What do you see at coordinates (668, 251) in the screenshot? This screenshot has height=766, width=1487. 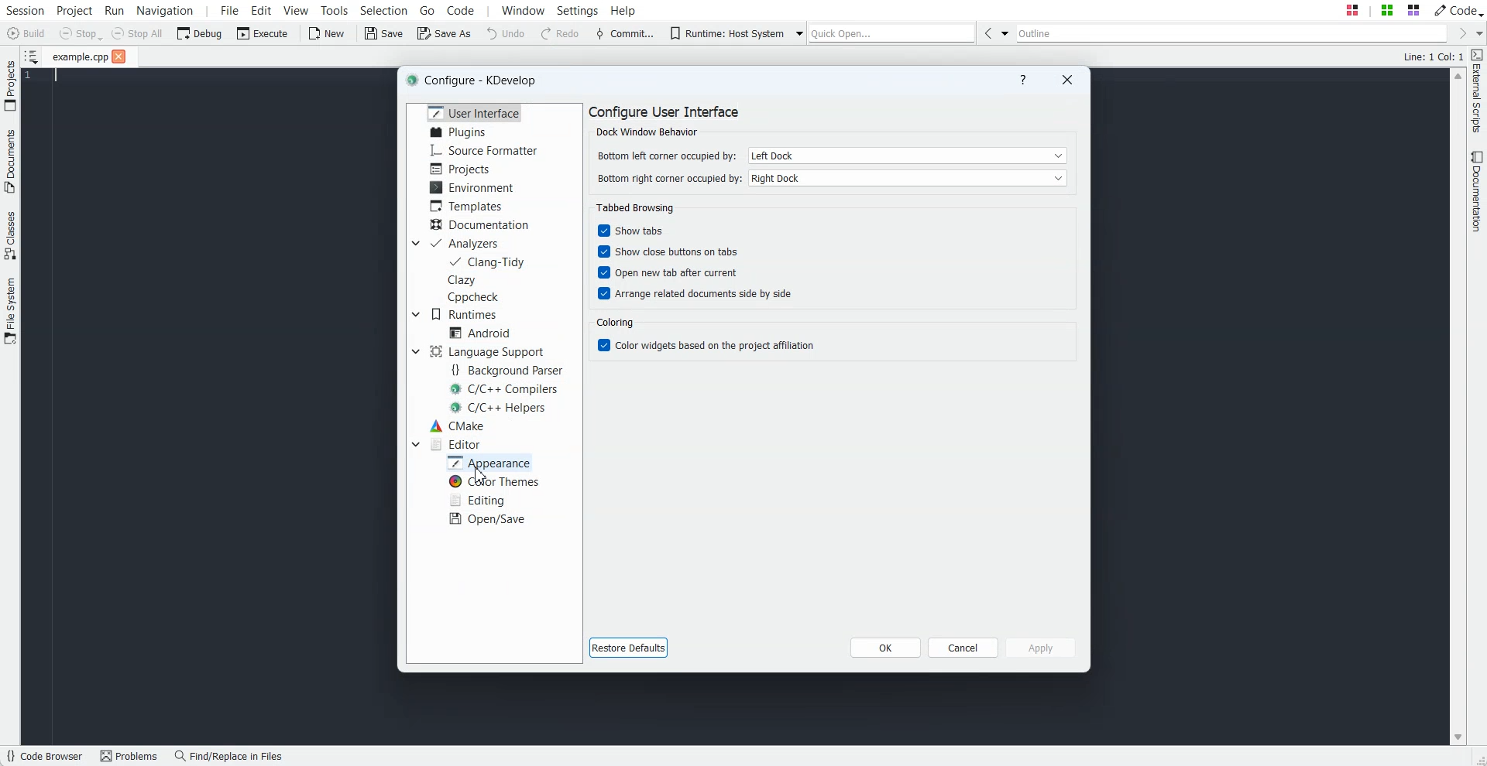 I see `Enable Show close buttons on tabs` at bounding box center [668, 251].